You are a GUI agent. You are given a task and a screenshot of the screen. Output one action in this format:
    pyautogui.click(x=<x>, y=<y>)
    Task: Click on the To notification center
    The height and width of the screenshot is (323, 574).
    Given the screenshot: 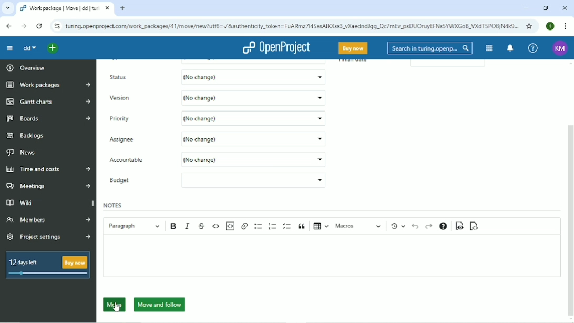 What is the action you would take?
    pyautogui.click(x=509, y=48)
    